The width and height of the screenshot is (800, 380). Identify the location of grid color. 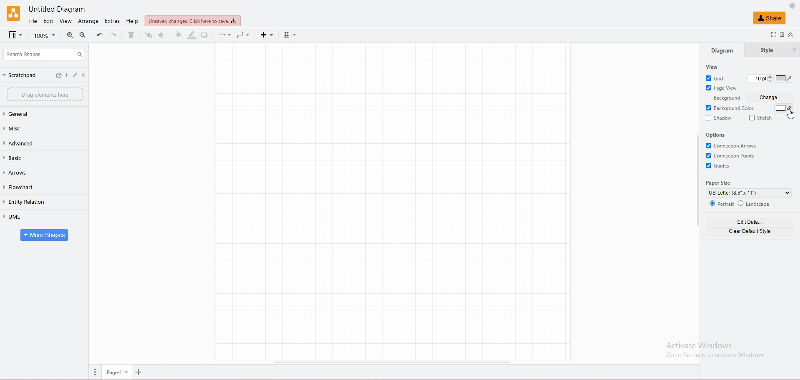
(785, 79).